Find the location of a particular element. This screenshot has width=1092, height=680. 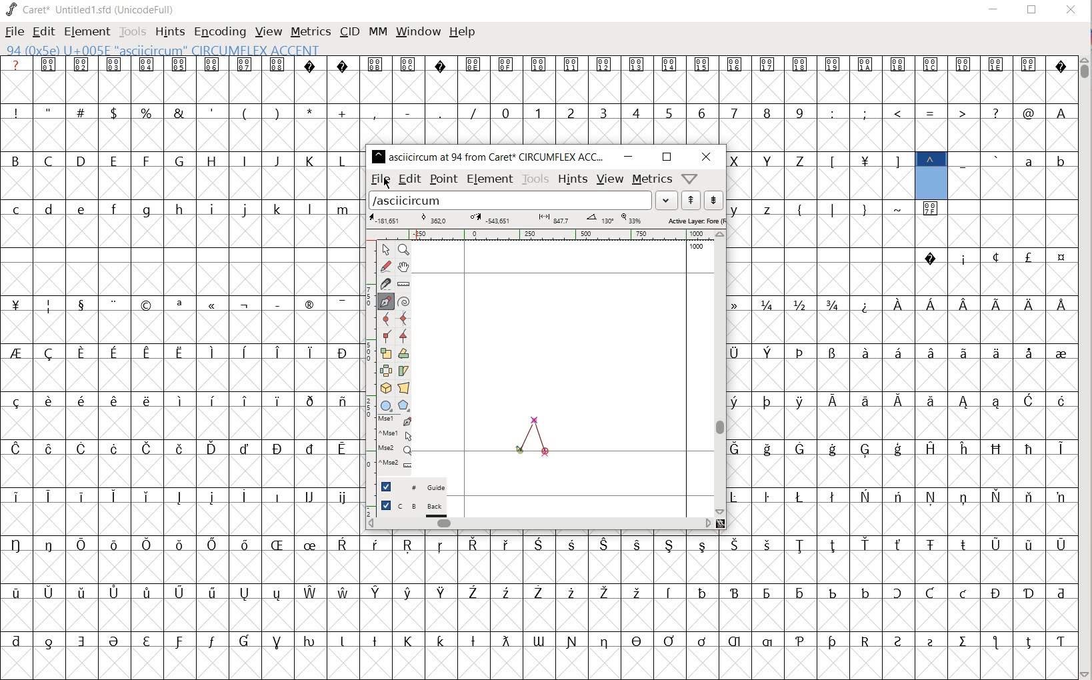

ENCODING is located at coordinates (220, 31).